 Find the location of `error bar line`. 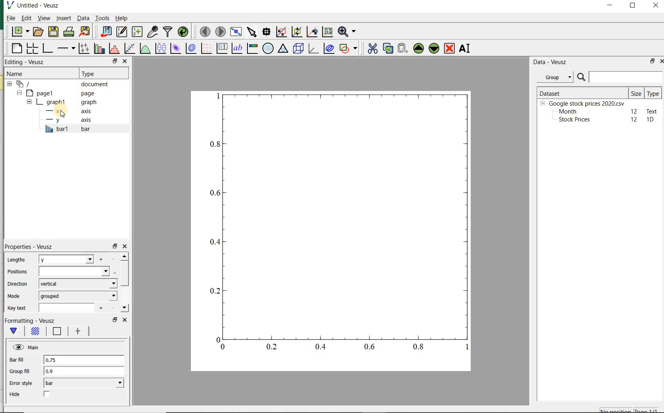

error bar line is located at coordinates (79, 331).